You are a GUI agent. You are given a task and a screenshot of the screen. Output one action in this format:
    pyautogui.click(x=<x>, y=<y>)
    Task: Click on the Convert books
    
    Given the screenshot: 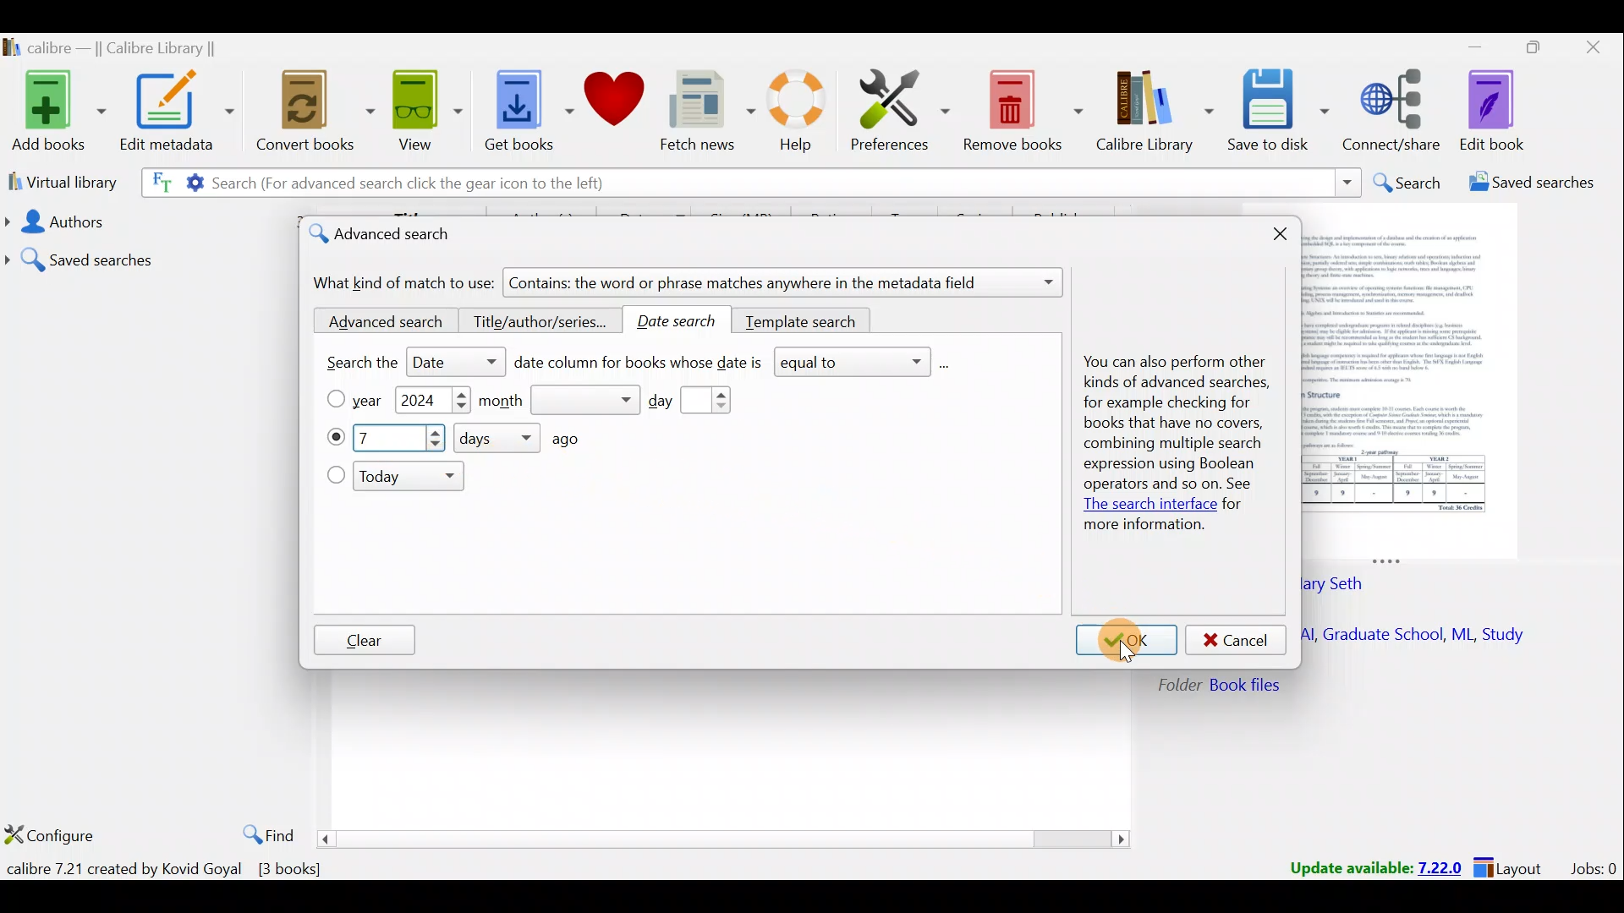 What is the action you would take?
    pyautogui.click(x=316, y=116)
    